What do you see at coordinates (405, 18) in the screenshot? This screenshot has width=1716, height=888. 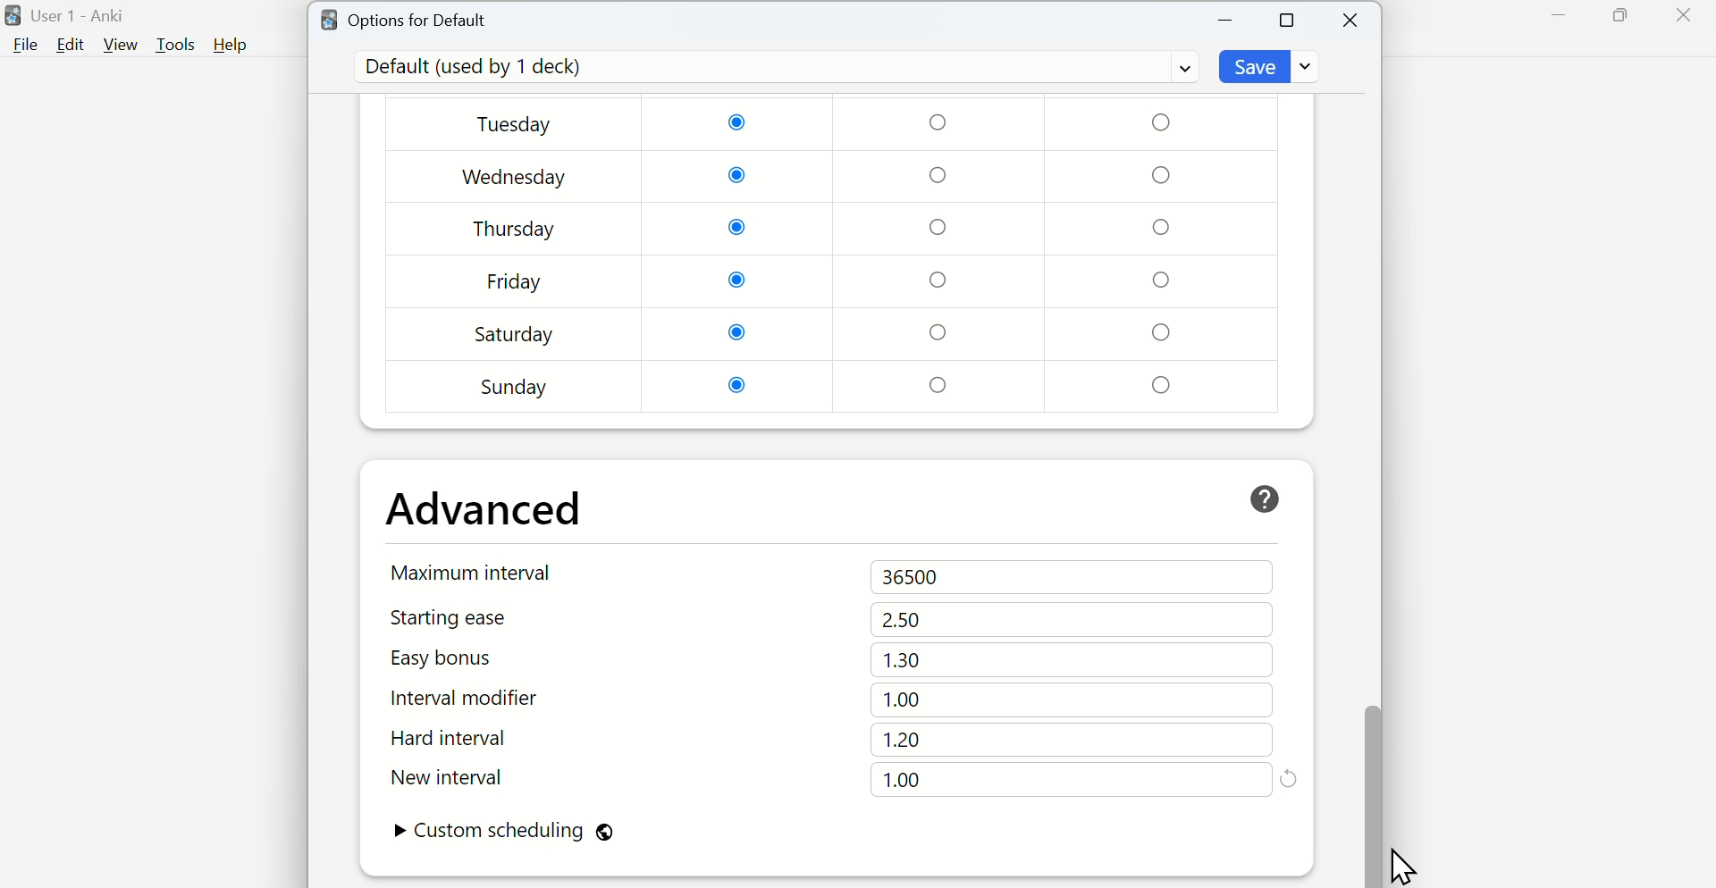 I see `Options for Default` at bounding box center [405, 18].